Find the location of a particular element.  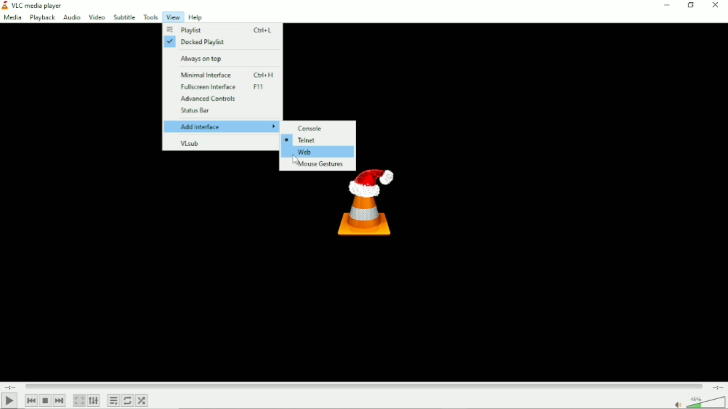

Next is located at coordinates (59, 401).